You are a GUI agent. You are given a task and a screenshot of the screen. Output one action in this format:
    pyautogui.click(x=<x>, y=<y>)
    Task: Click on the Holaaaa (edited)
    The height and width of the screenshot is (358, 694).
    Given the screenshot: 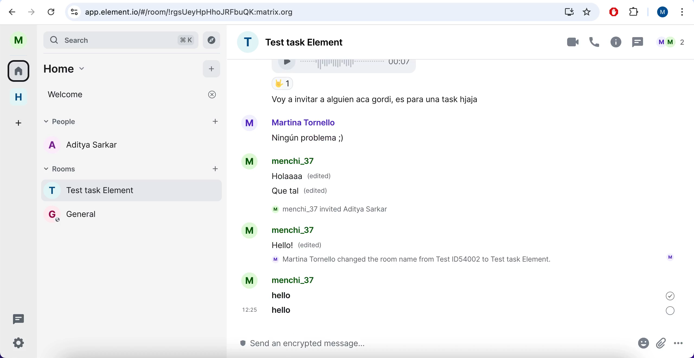 What is the action you would take?
    pyautogui.click(x=304, y=176)
    